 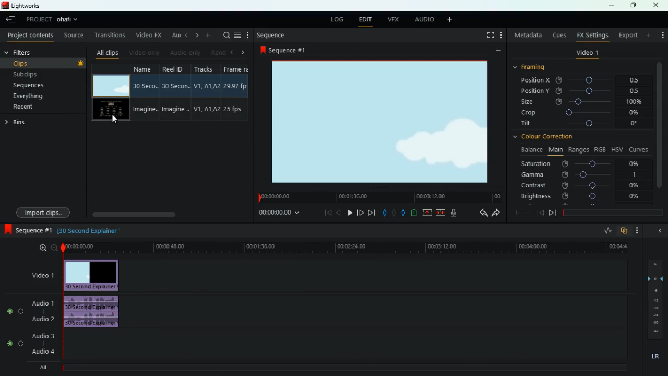 I want to click on metadata, so click(x=528, y=35).